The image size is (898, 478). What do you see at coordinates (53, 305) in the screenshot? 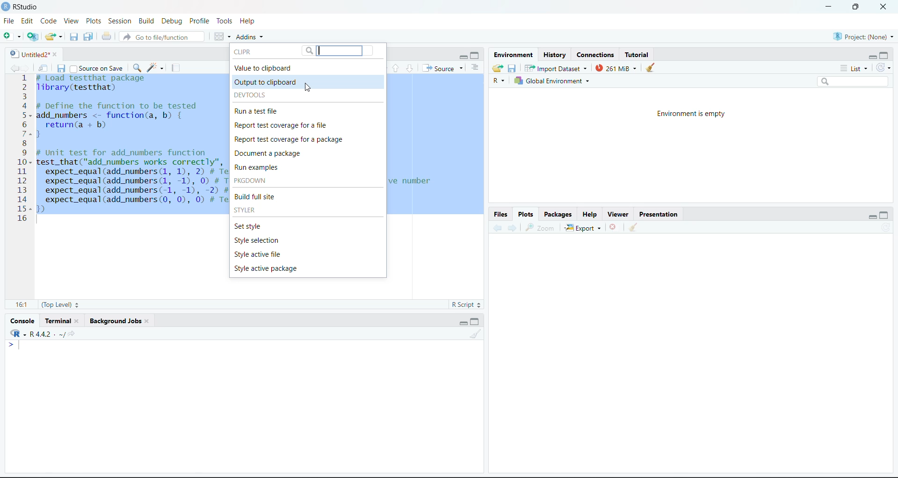
I see `(Top Level)` at bounding box center [53, 305].